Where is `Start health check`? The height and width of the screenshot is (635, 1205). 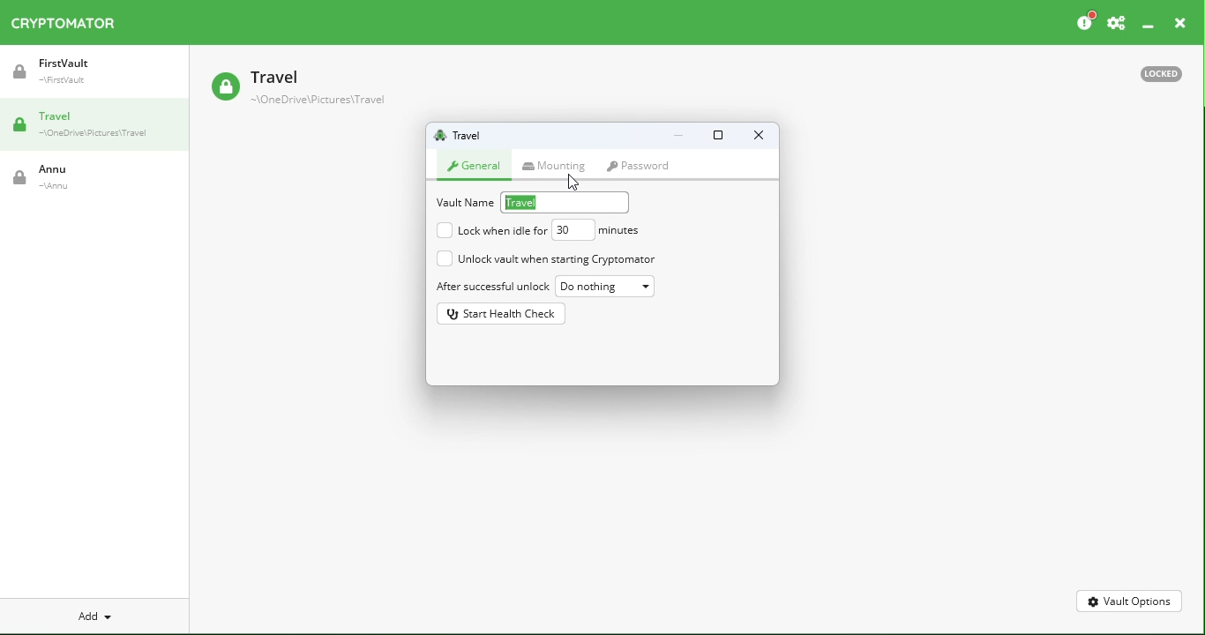
Start health check is located at coordinates (504, 313).